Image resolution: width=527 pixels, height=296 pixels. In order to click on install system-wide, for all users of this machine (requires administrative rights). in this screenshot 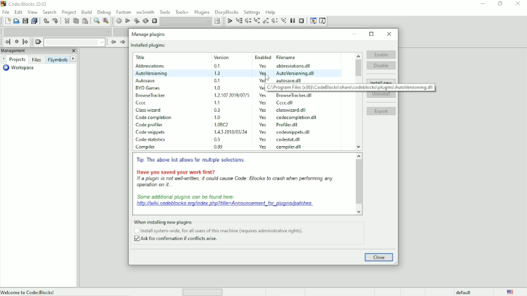, I will do `click(222, 231)`.